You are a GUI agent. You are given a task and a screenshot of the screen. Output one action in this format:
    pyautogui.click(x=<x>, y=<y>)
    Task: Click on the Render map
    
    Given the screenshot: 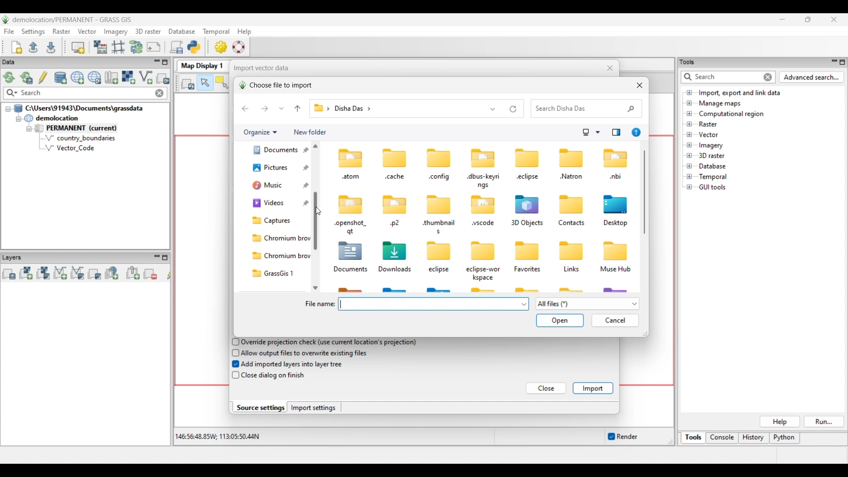 What is the action you would take?
    pyautogui.click(x=188, y=83)
    